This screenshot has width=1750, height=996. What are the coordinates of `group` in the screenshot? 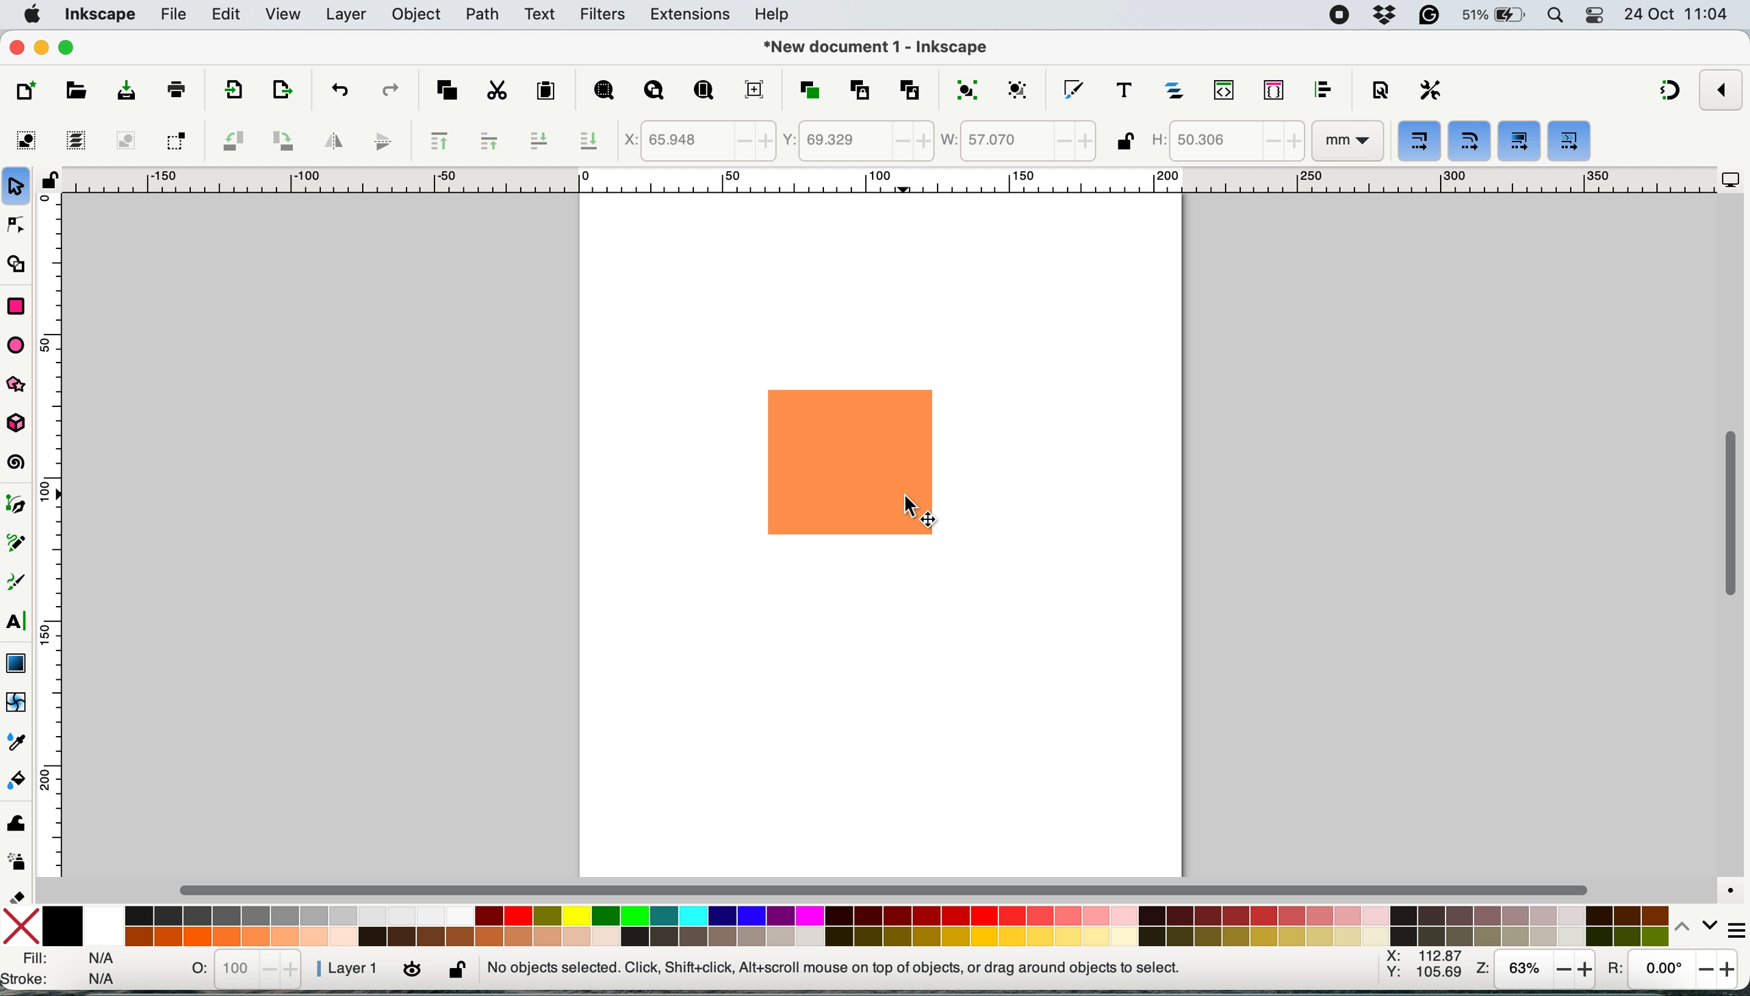 It's located at (965, 88).